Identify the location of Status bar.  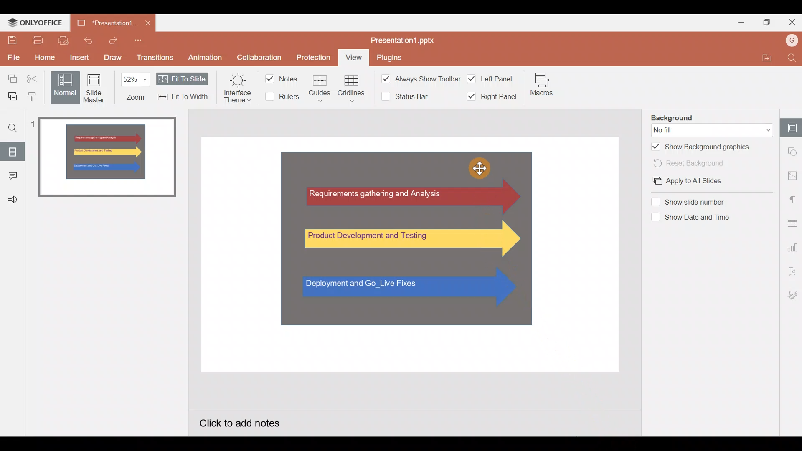
(401, 98).